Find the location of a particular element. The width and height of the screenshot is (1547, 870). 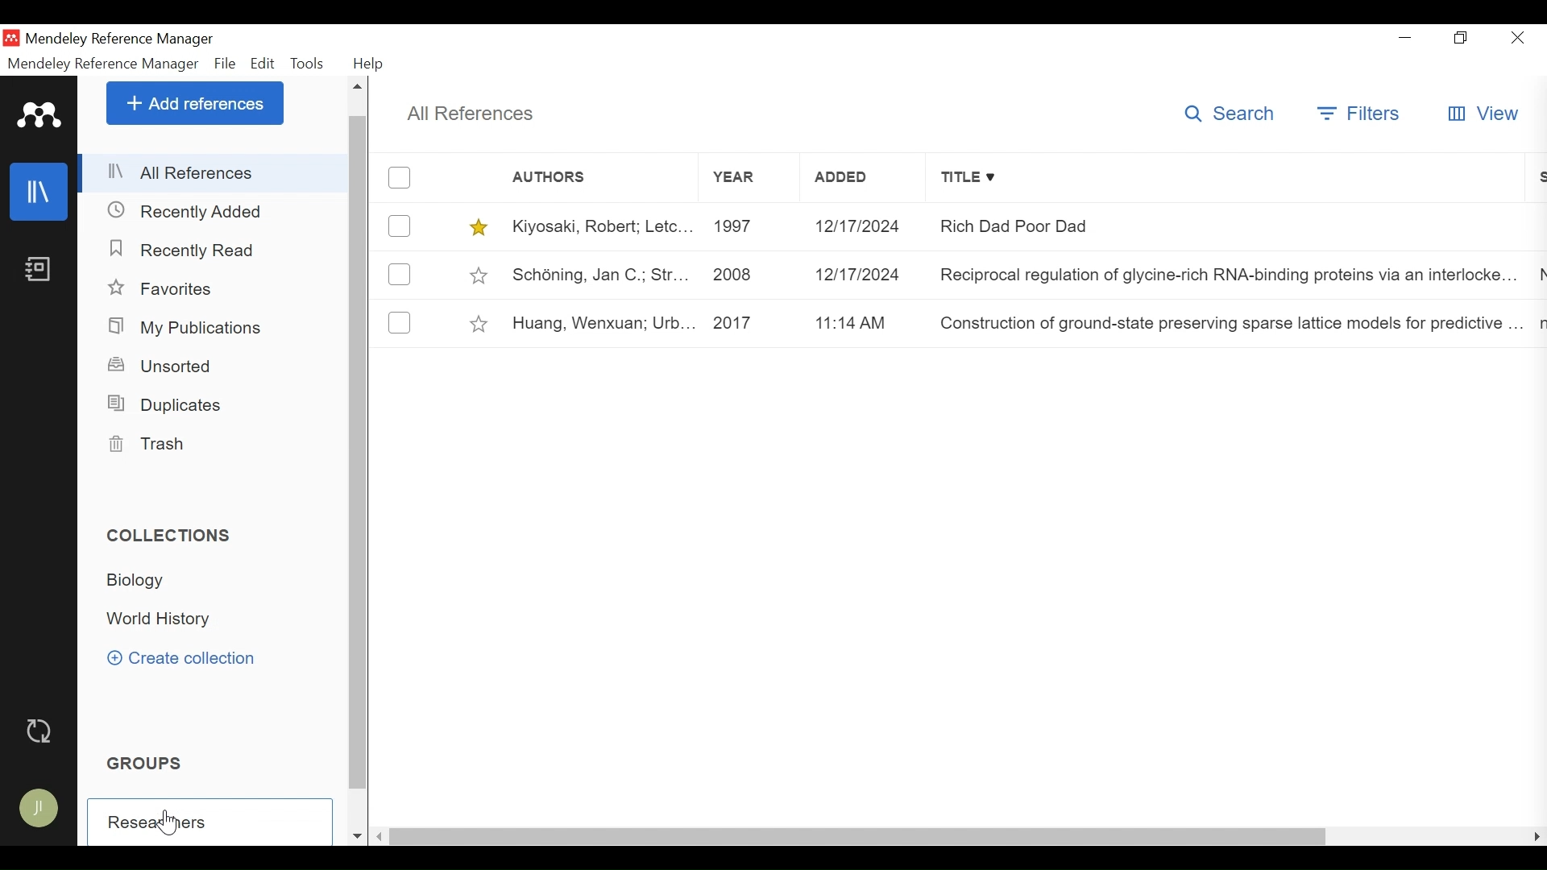

2017 is located at coordinates (750, 323).